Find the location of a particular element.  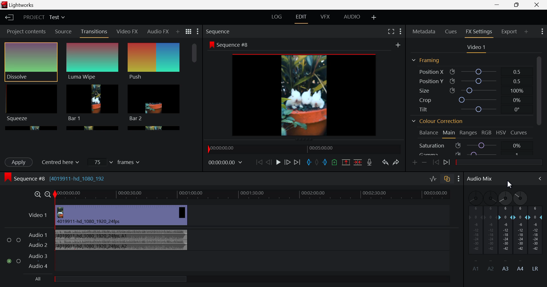

All is located at coordinates (119, 279).